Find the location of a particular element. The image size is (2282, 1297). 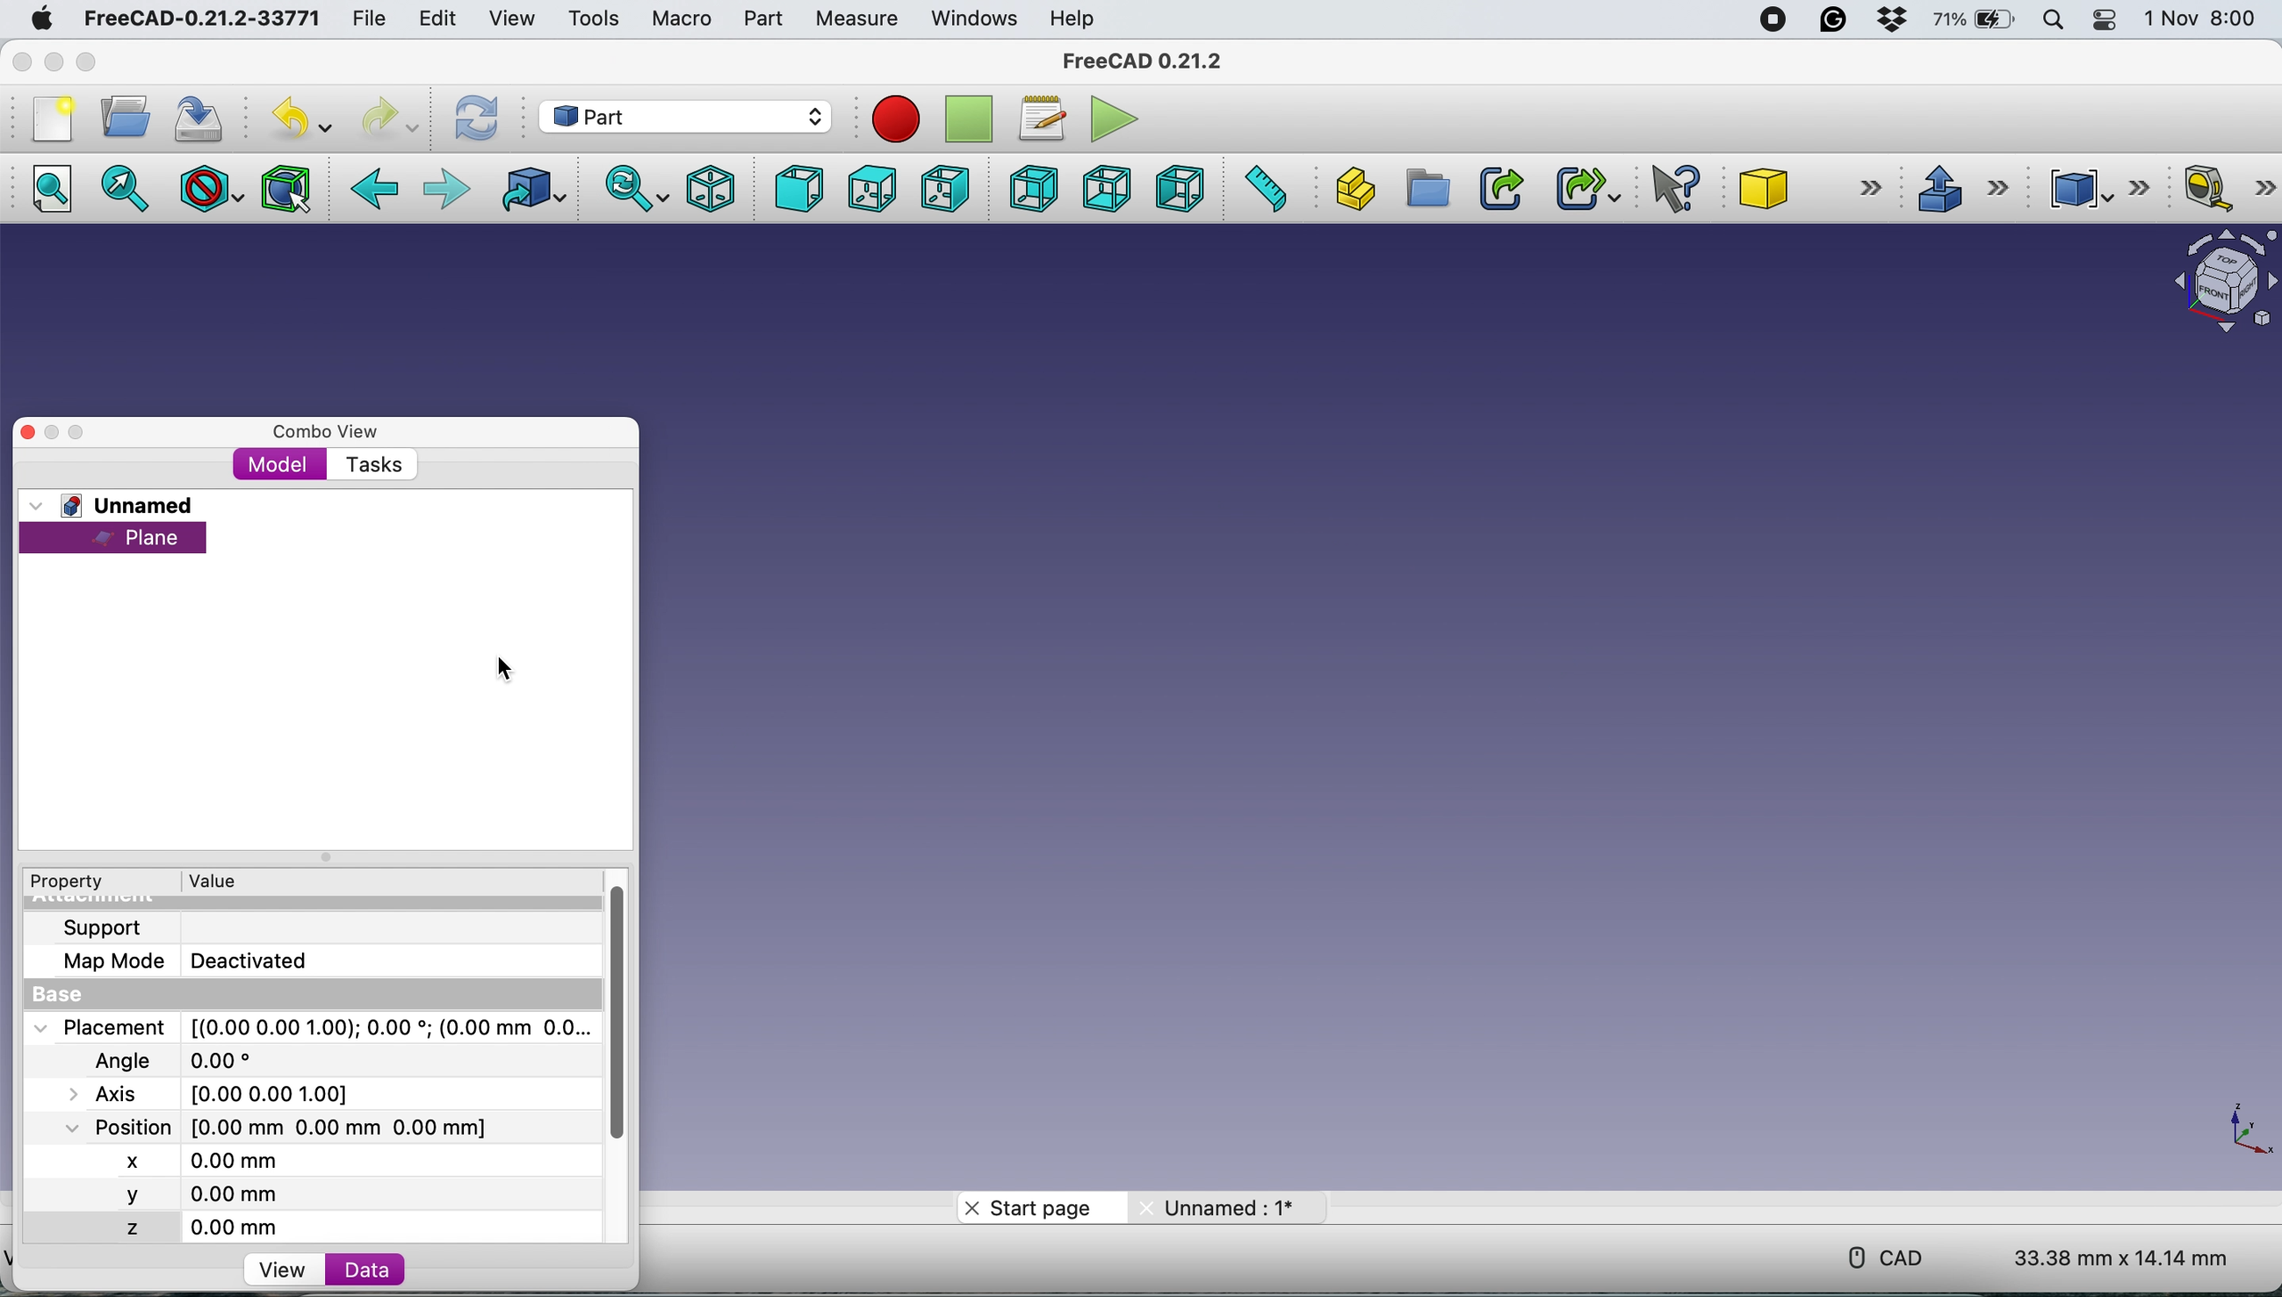

close is located at coordinates (22, 61).